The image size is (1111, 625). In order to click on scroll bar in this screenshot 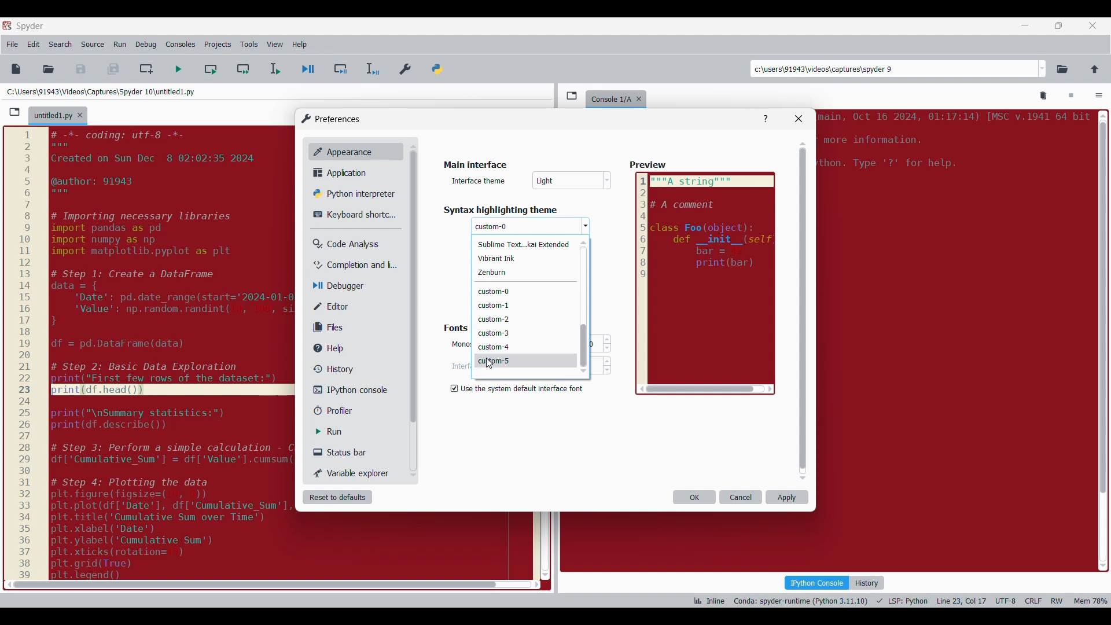, I will do `click(251, 584)`.